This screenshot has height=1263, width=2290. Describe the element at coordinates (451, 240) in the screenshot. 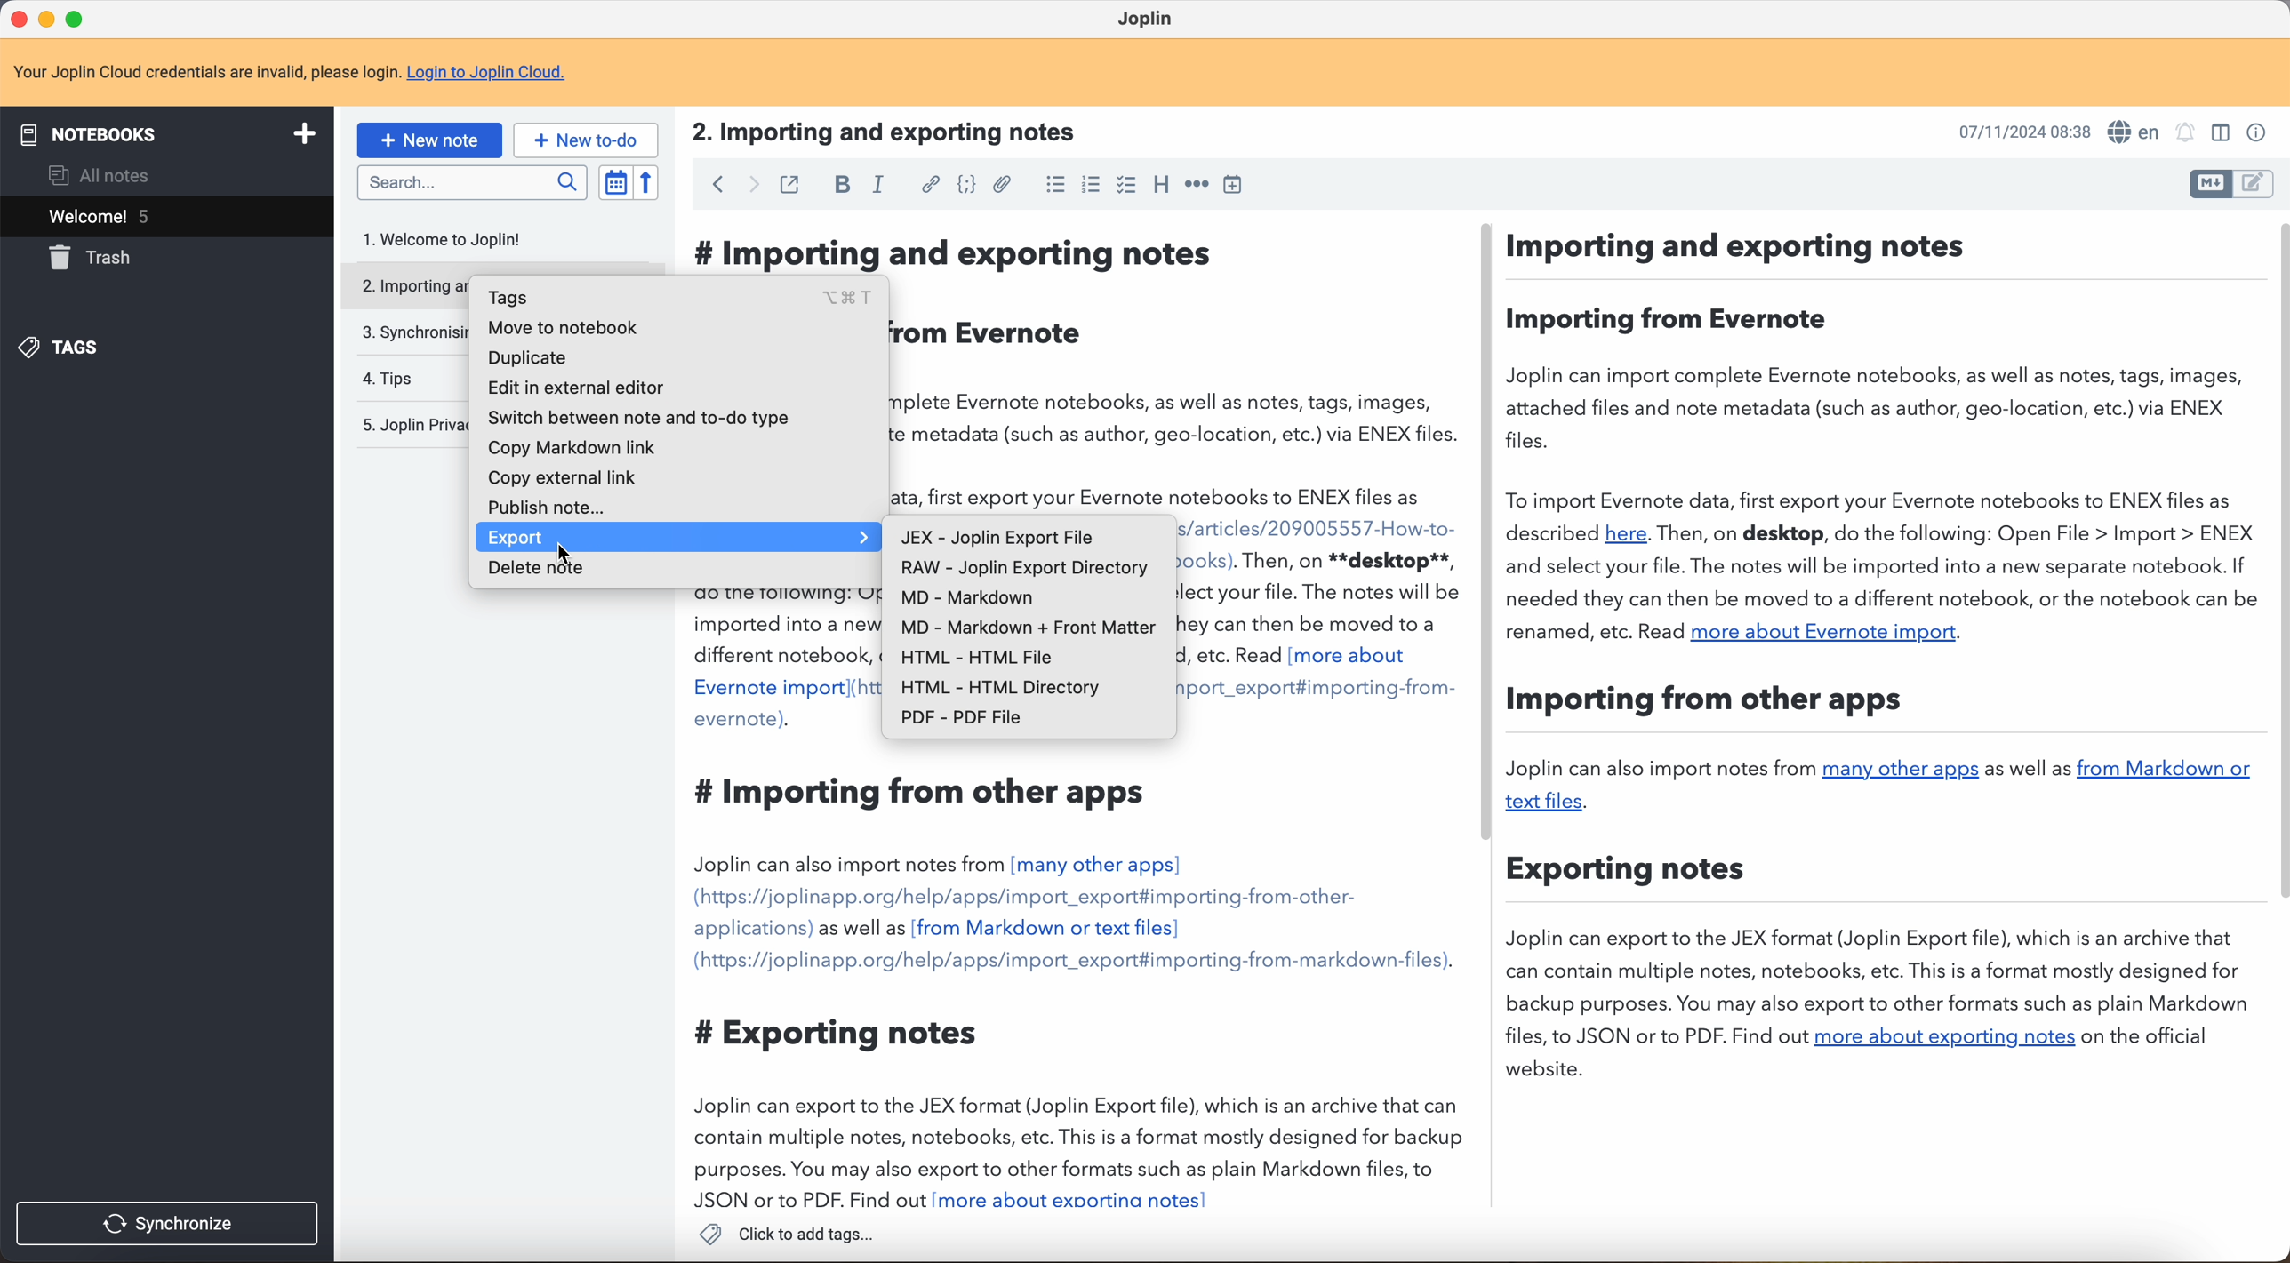

I see `welcome to Joplin note` at that location.